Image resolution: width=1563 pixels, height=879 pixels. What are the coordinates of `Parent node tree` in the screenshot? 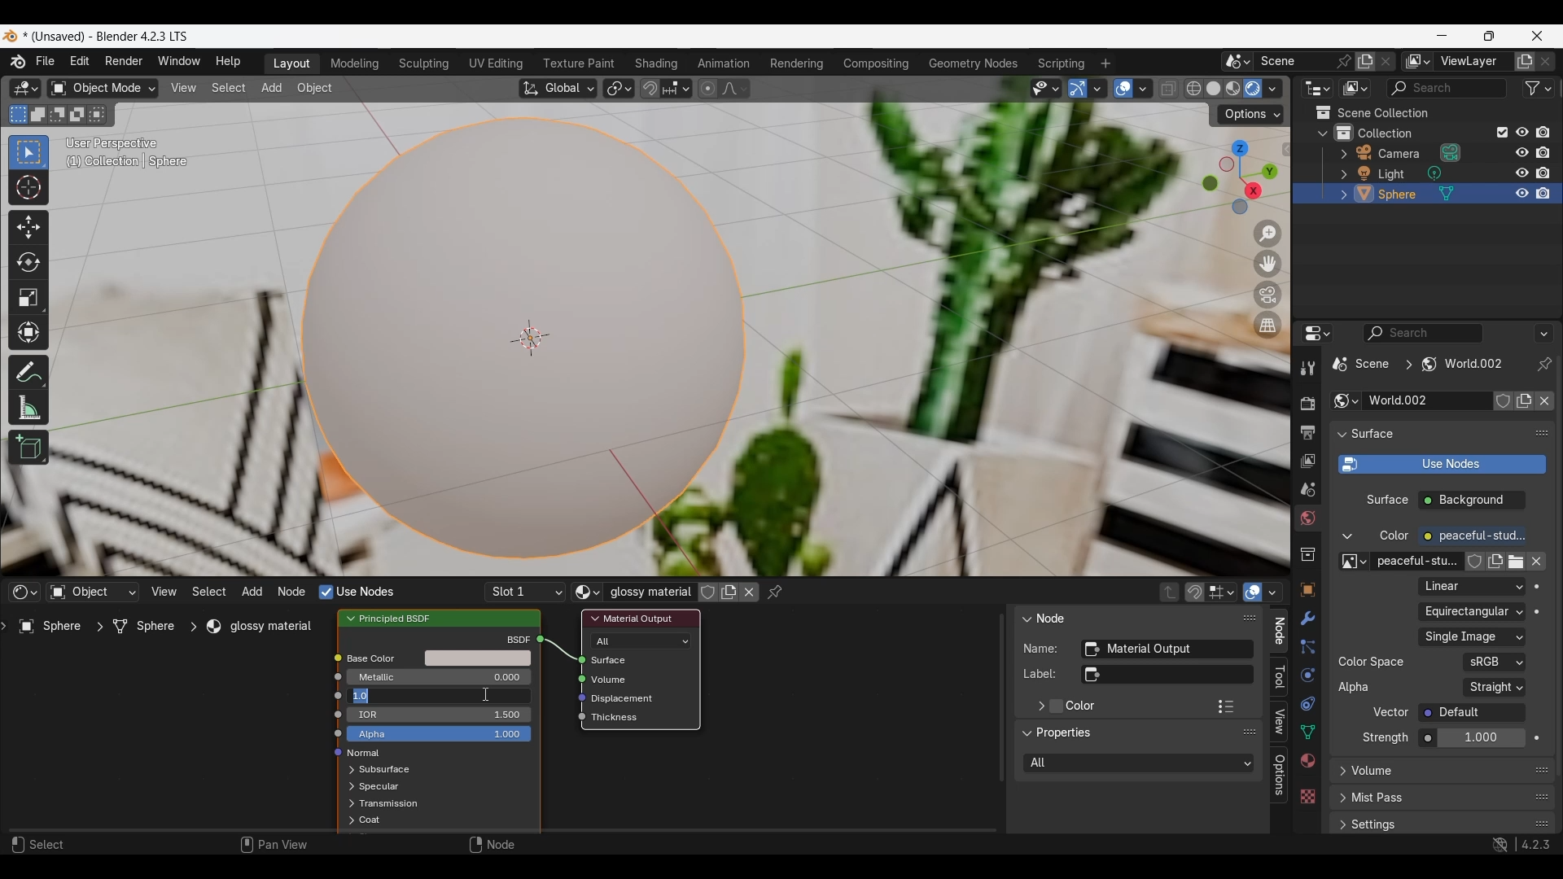 It's located at (1170, 592).